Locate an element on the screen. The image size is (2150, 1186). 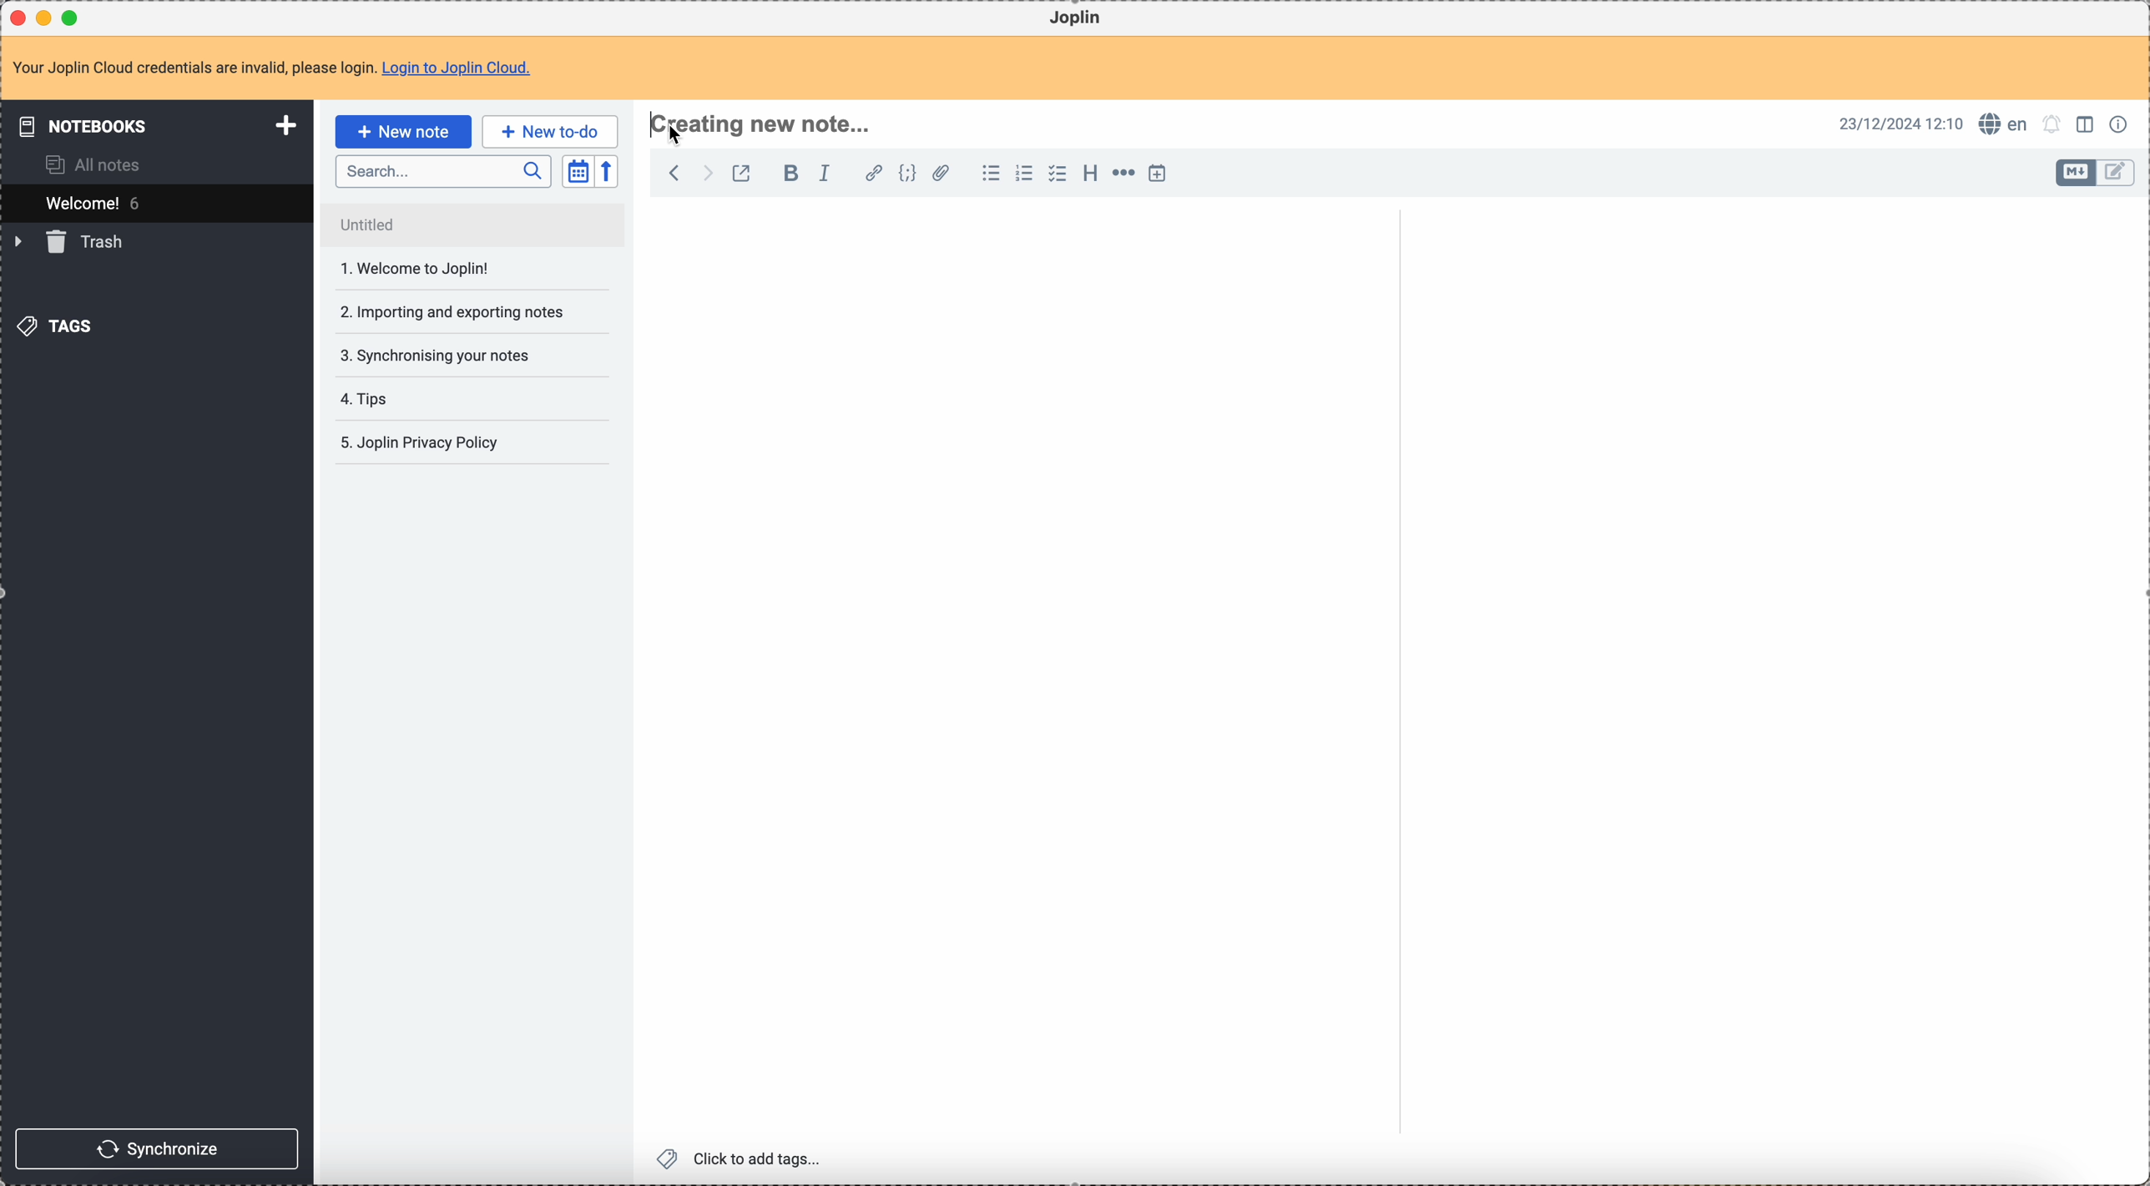
set notifications is located at coordinates (2053, 125).